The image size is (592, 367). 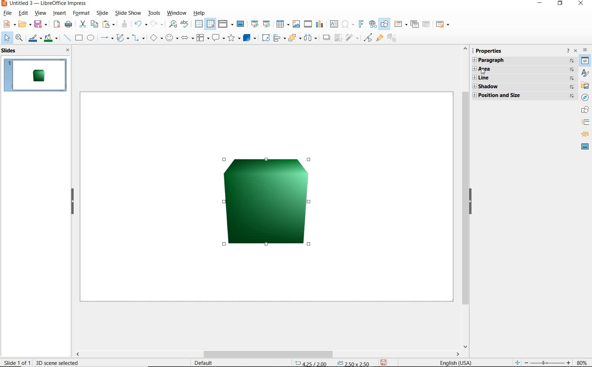 What do you see at coordinates (585, 61) in the screenshot?
I see `PROPERTIES` at bounding box center [585, 61].